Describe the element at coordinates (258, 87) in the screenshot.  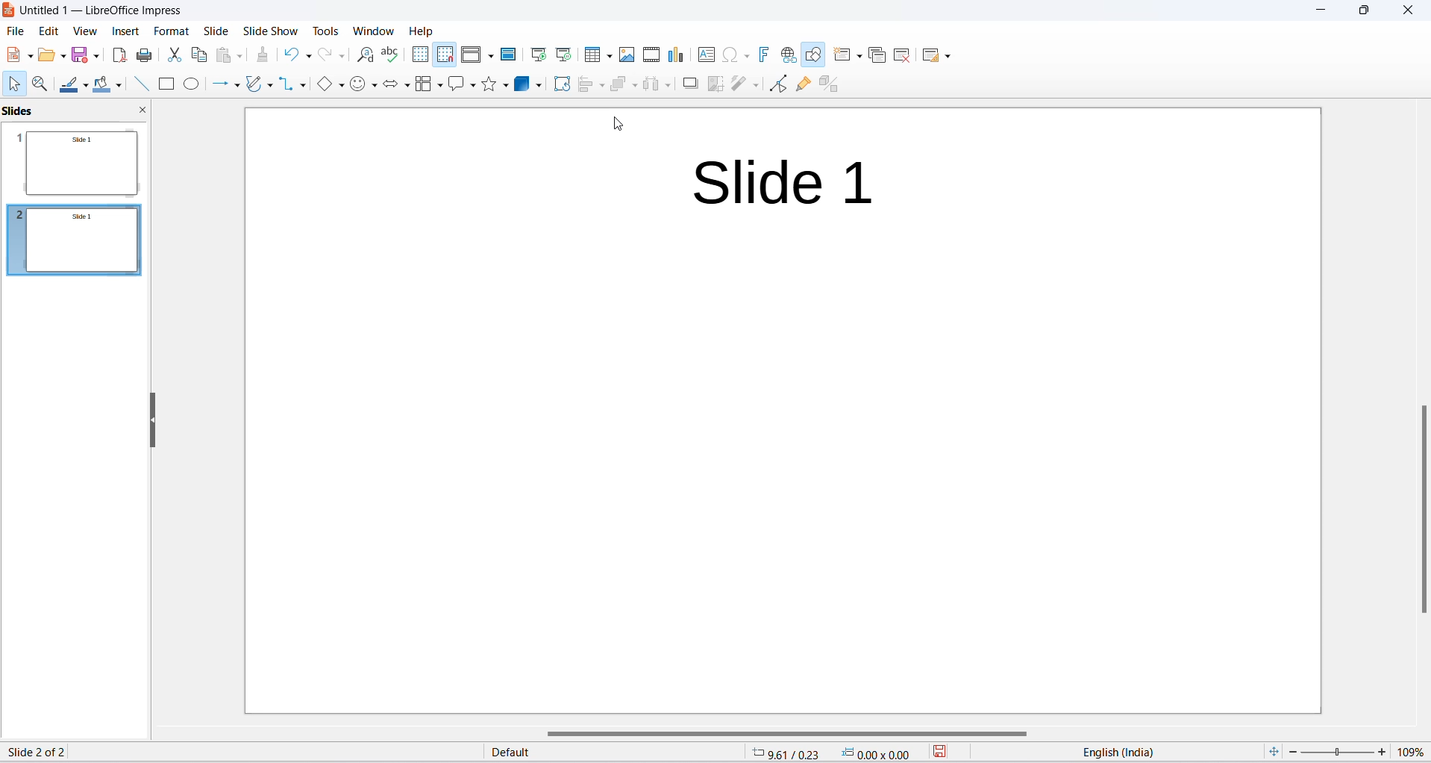
I see `Curve and polygons` at that location.